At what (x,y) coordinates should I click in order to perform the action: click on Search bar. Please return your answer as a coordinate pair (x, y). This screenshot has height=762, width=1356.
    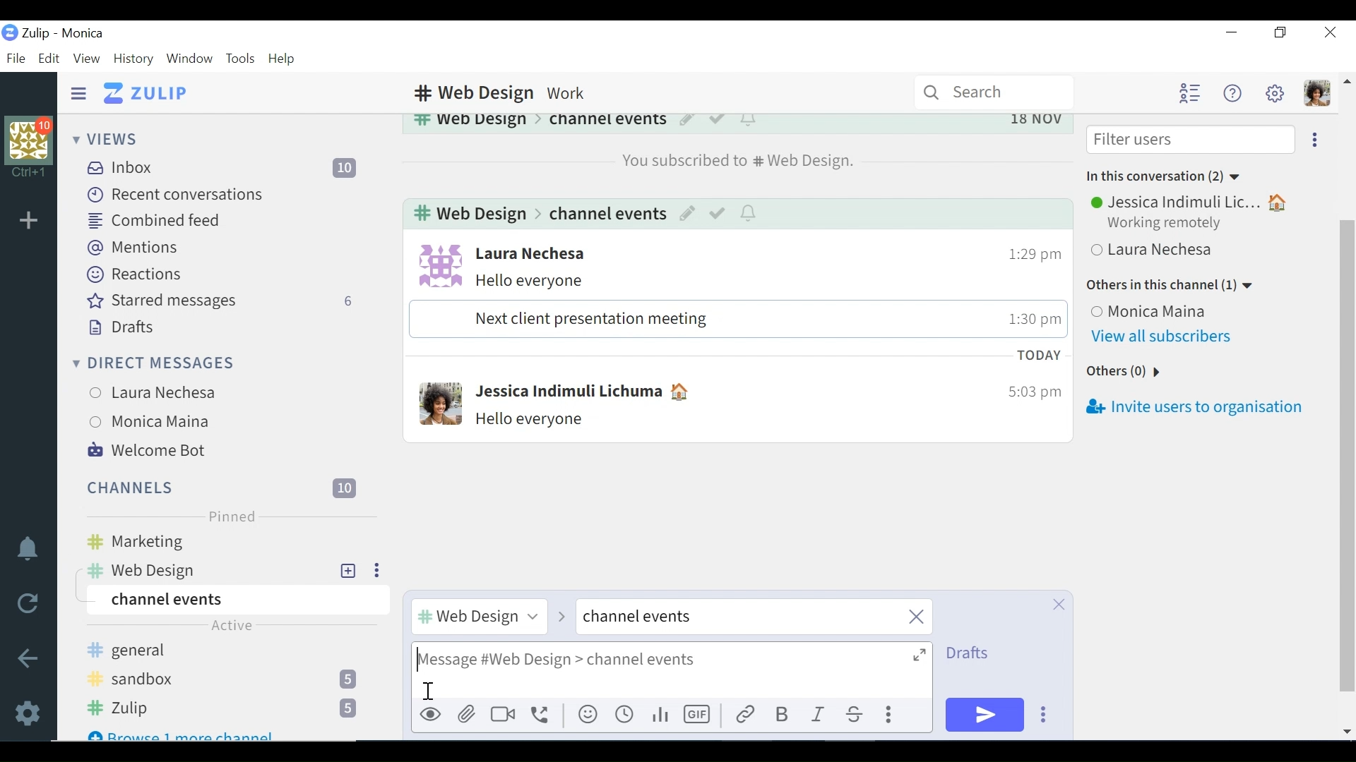
    Looking at the image, I should click on (994, 92).